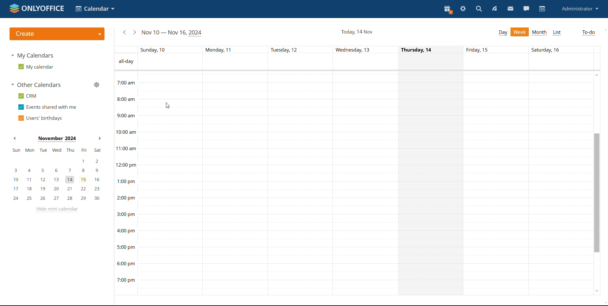 The width and height of the screenshot is (608, 306). Describe the element at coordinates (356, 49) in the screenshot. I see `indiviual date` at that location.